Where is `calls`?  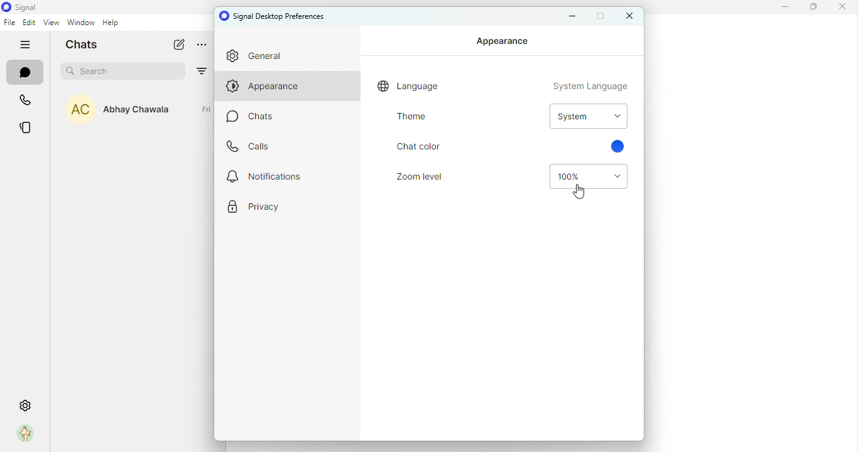
calls is located at coordinates (26, 100).